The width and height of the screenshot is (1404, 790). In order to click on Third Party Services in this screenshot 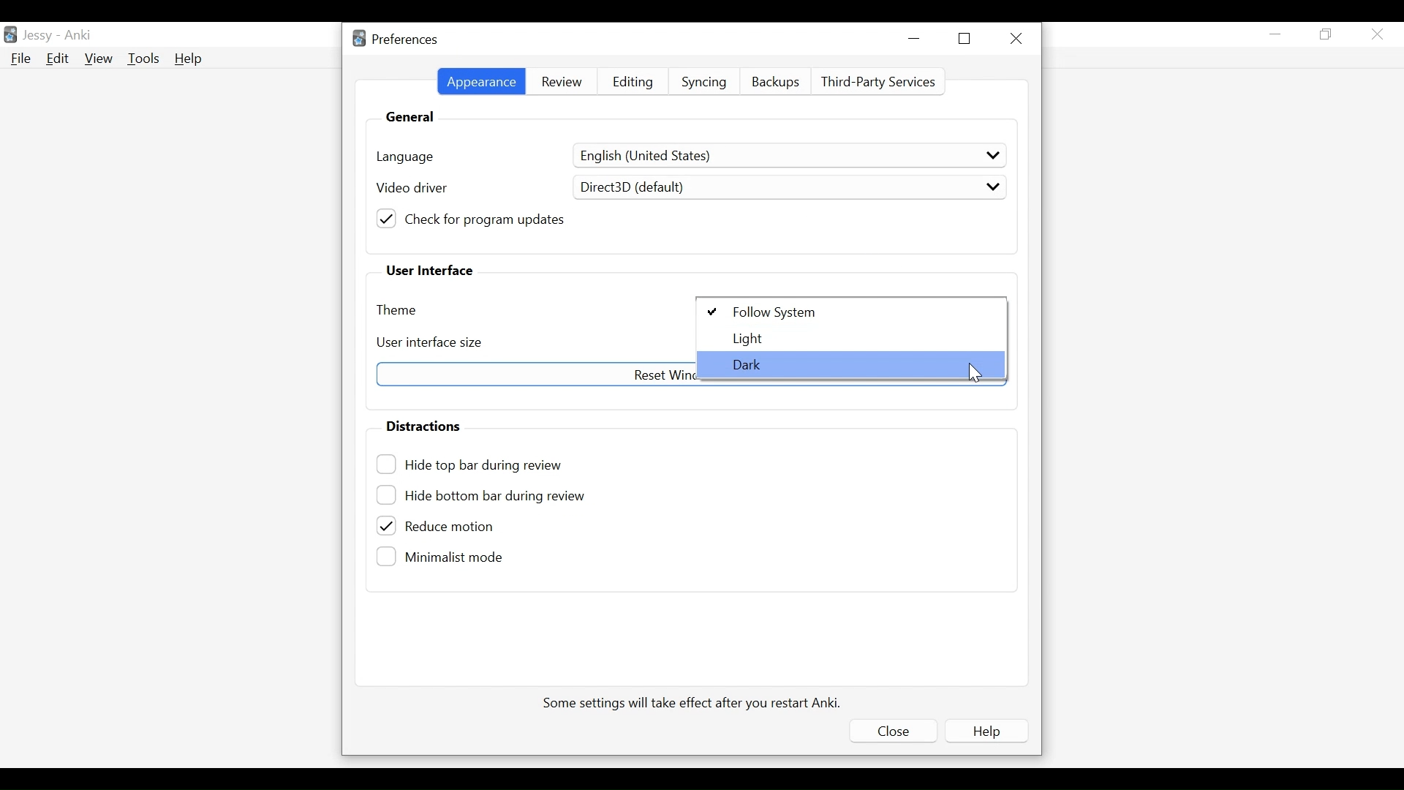, I will do `click(878, 83)`.